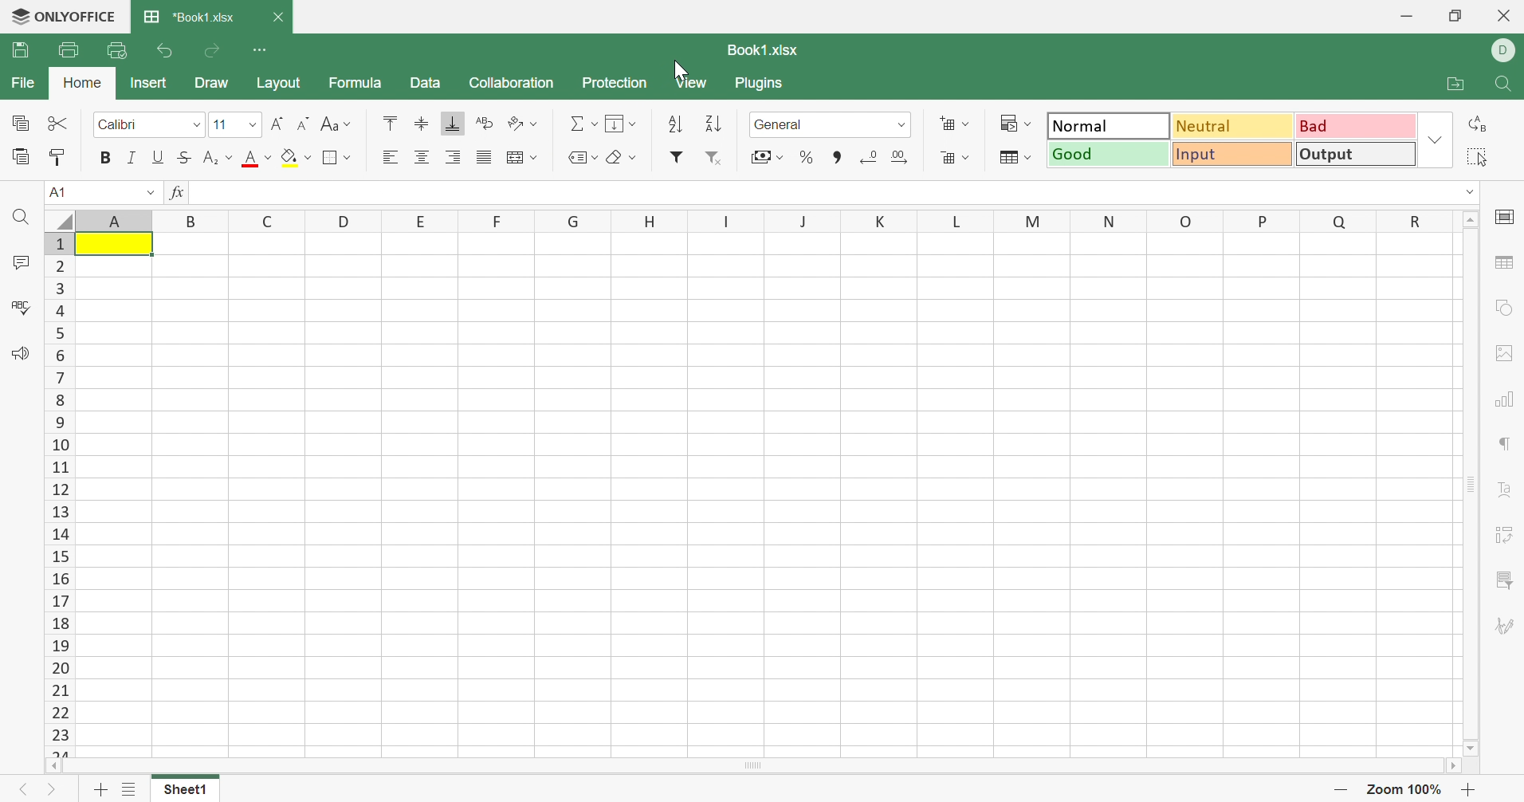 The image size is (1524, 802). Describe the element at coordinates (336, 122) in the screenshot. I see `Change case` at that location.